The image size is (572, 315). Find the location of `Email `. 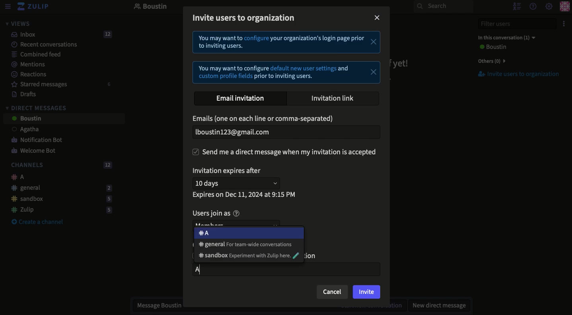

Email  is located at coordinates (265, 119).